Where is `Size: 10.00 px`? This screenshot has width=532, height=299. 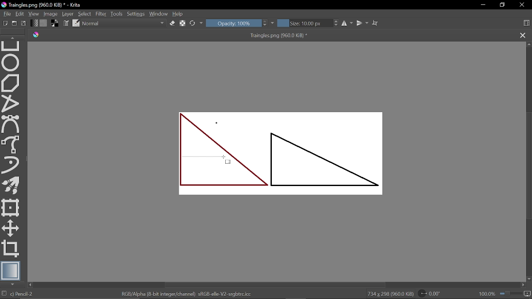 Size: 10.00 px is located at coordinates (304, 24).